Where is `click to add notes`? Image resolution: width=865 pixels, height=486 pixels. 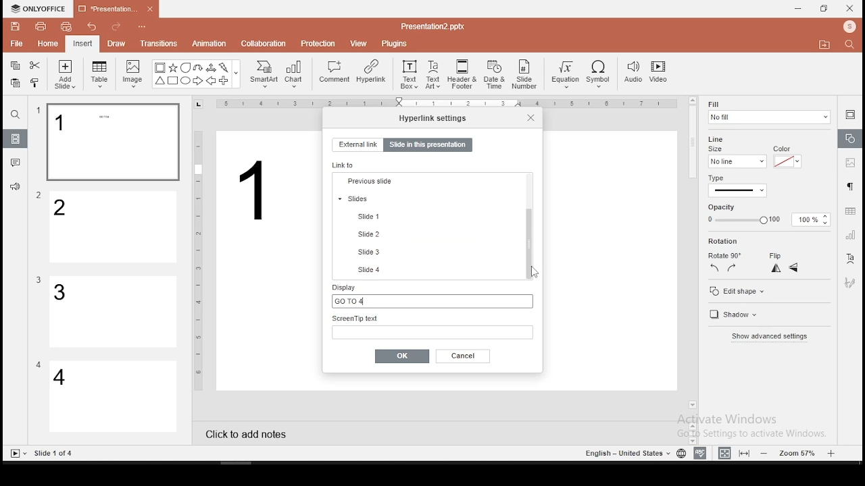 click to add notes is located at coordinates (250, 433).